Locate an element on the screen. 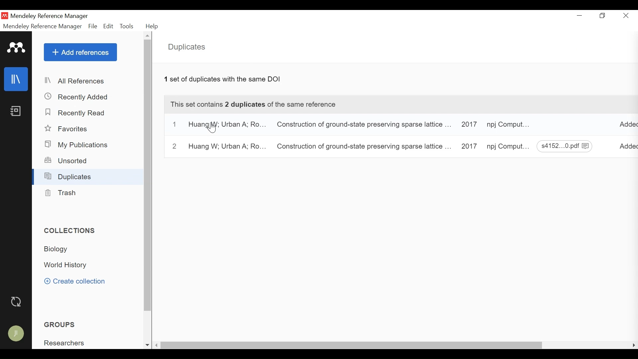 This screenshot has width=638, height=359. My Publications is located at coordinates (76, 145).